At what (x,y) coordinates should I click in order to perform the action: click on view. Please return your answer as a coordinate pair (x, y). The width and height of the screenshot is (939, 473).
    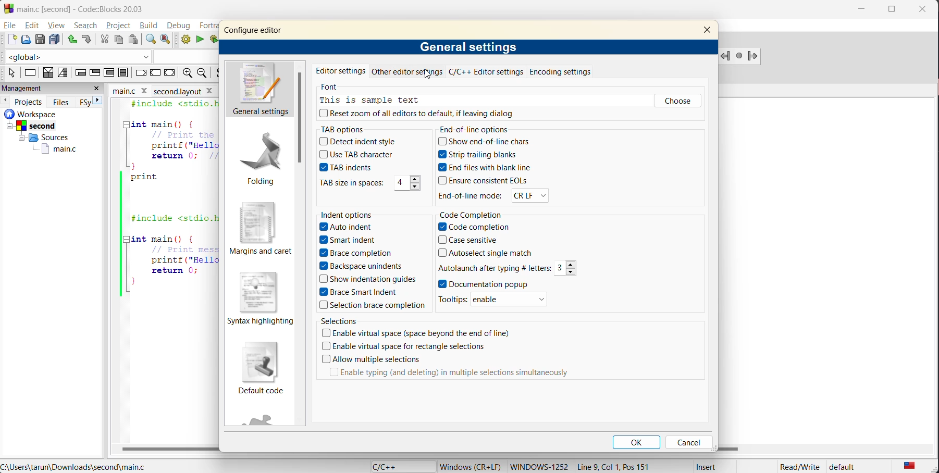
    Looking at the image, I should click on (59, 26).